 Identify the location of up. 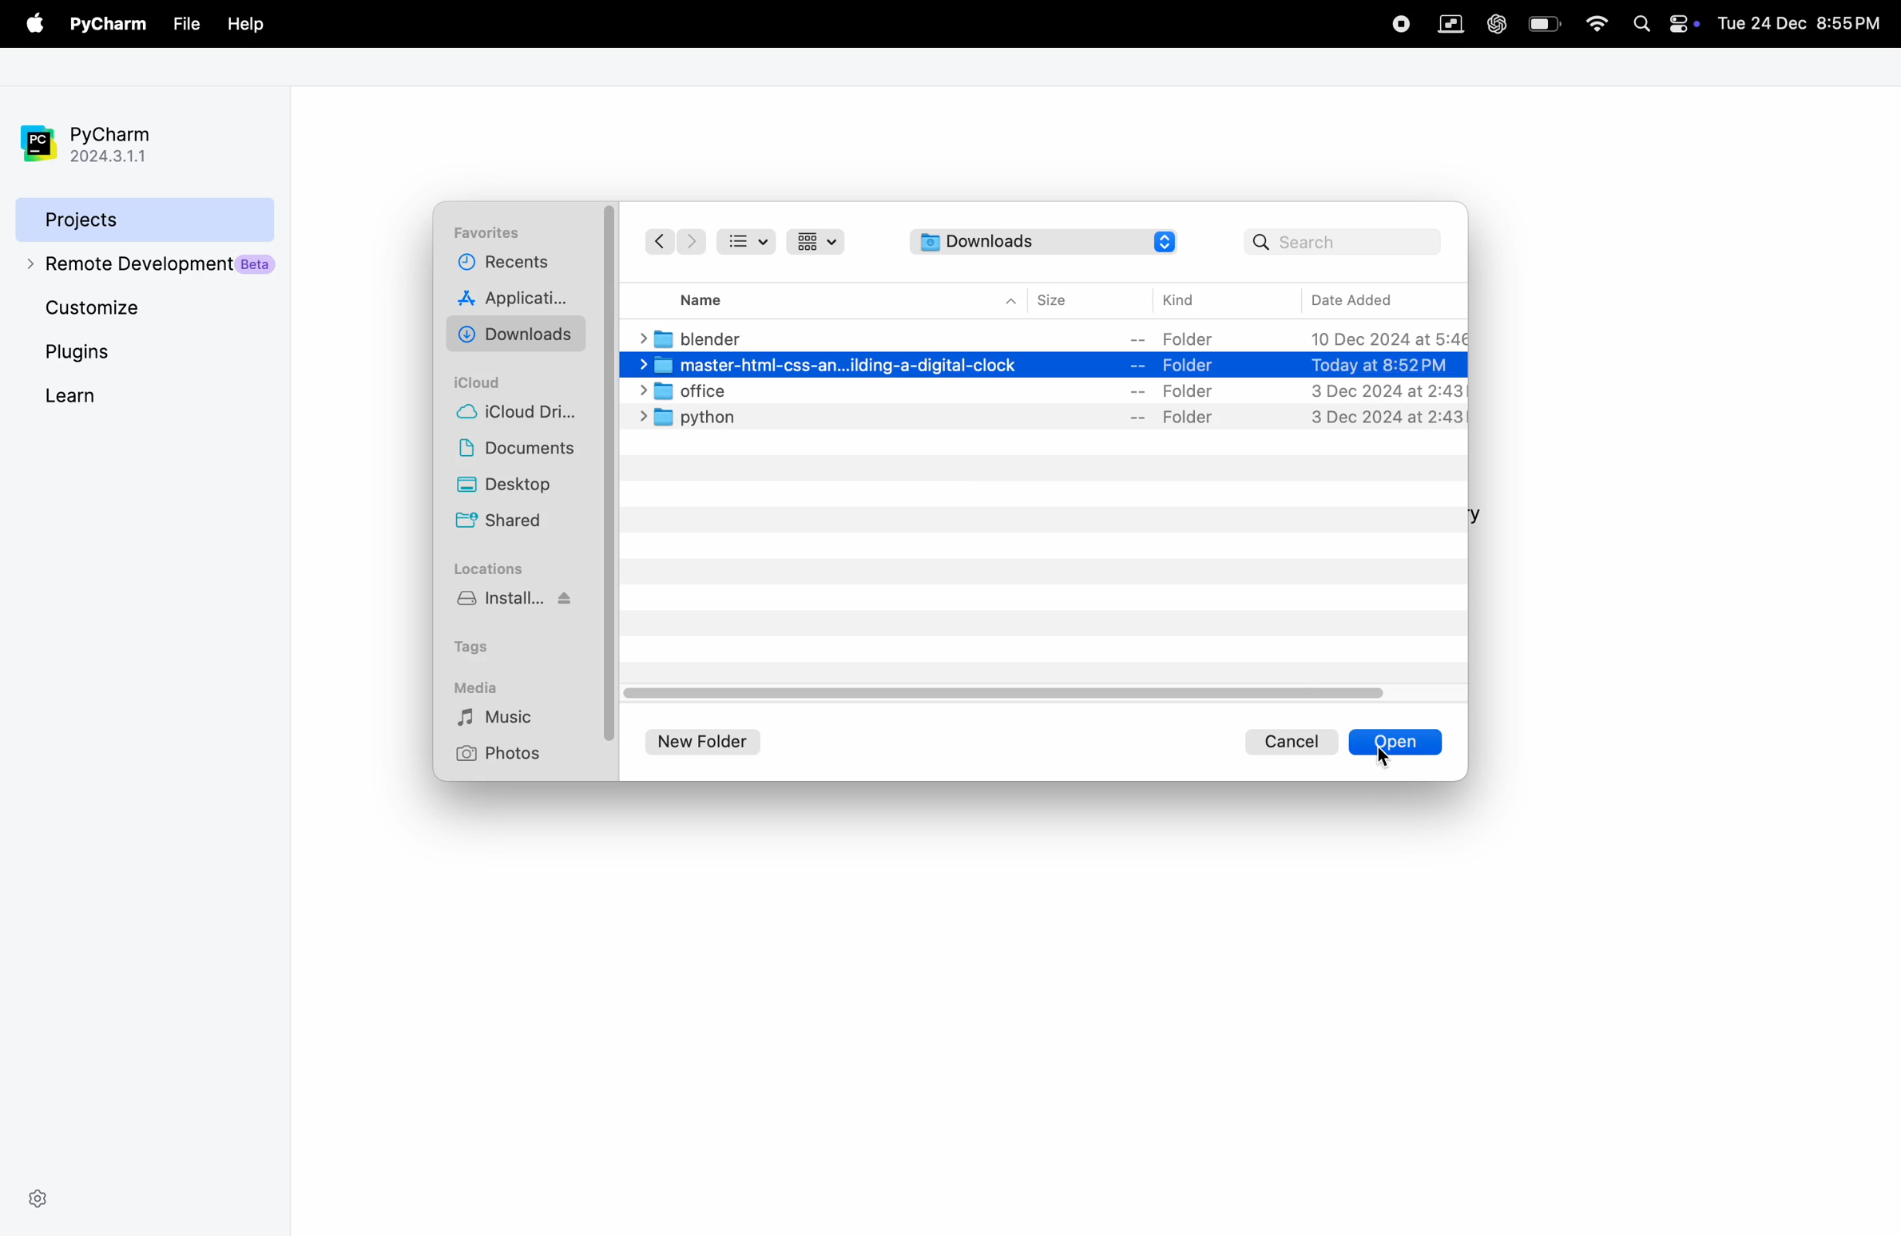
(1011, 300).